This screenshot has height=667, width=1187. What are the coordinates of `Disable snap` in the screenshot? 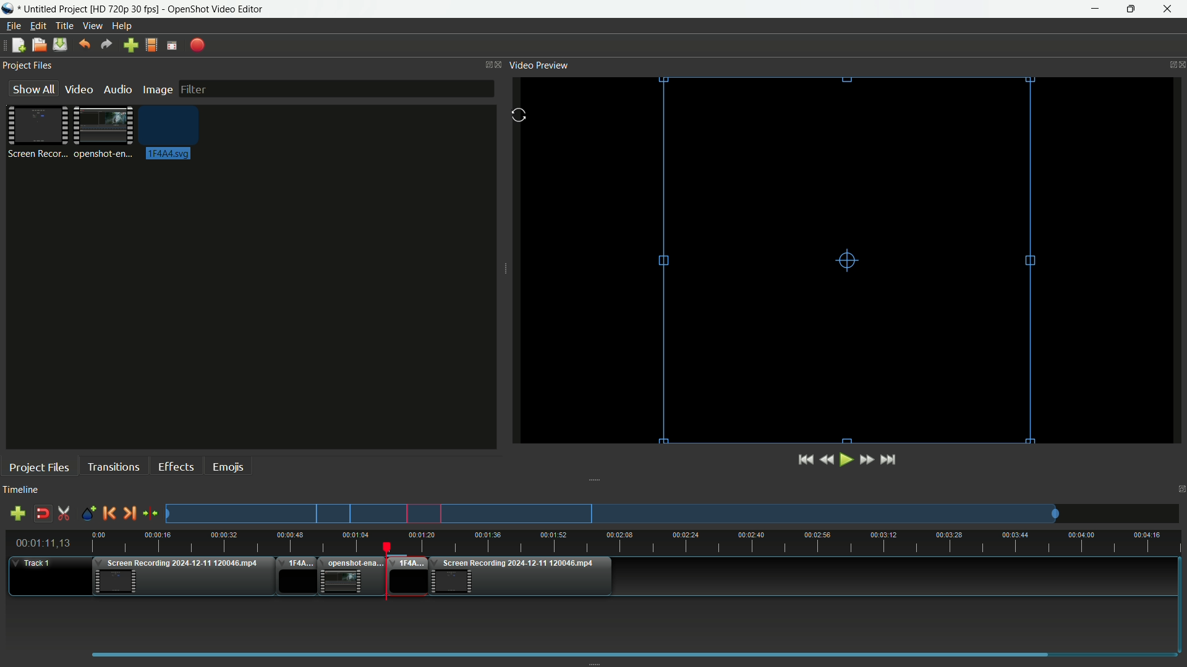 It's located at (44, 514).